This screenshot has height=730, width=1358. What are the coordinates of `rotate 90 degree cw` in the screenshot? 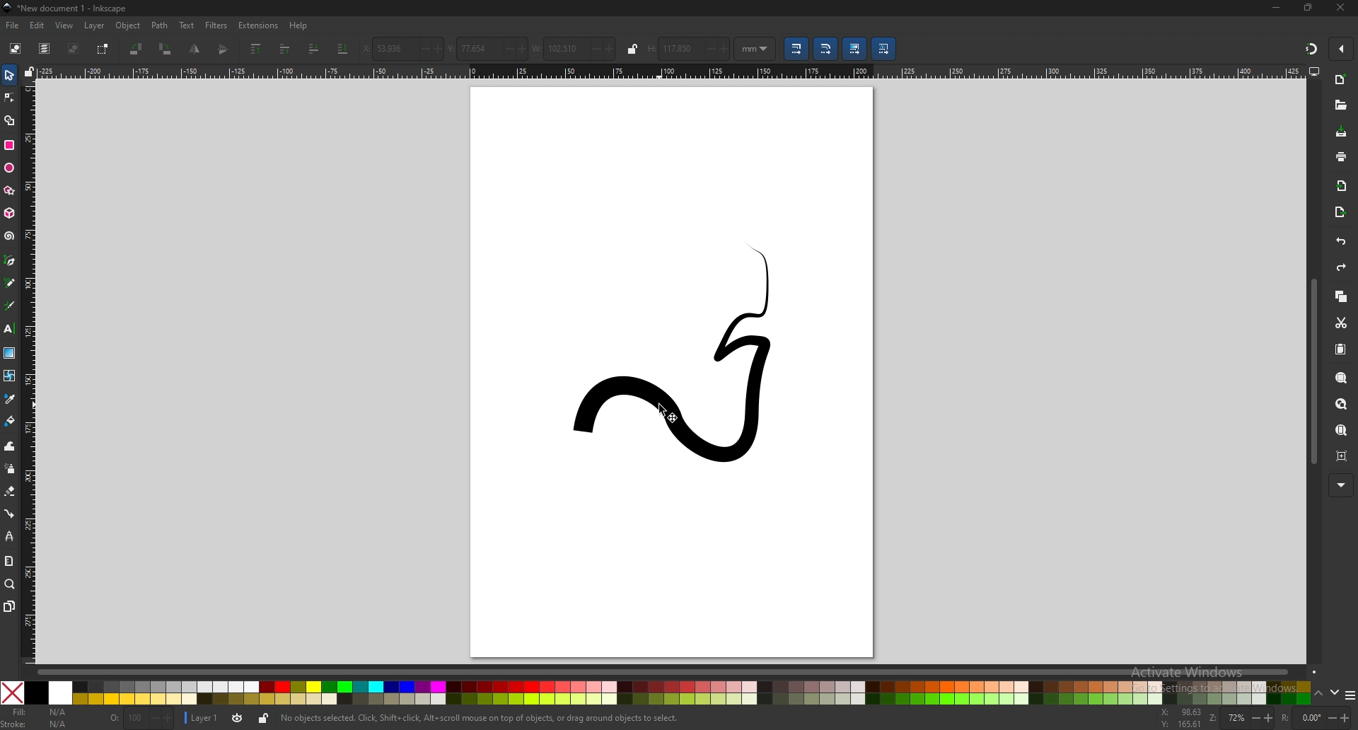 It's located at (166, 49).